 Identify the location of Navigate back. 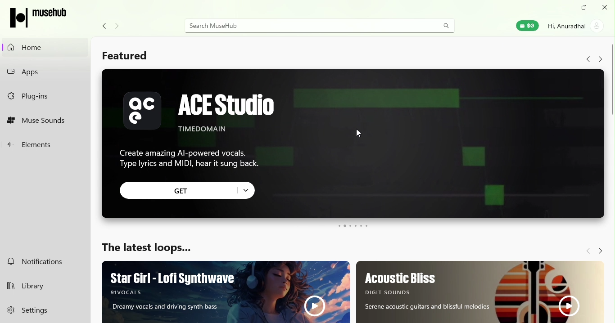
(585, 60).